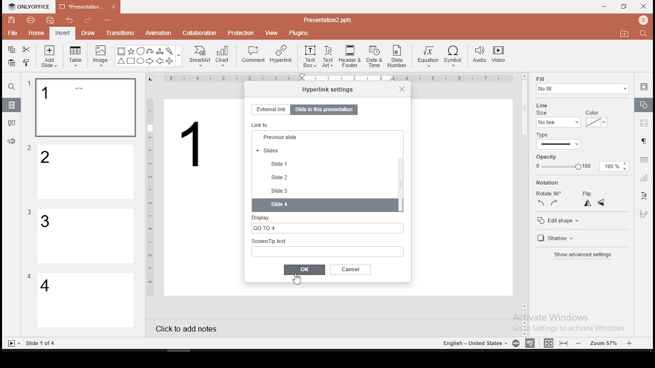 Image resolution: width=655 pixels, height=368 pixels. Describe the element at coordinates (86, 301) in the screenshot. I see `slide 4` at that location.